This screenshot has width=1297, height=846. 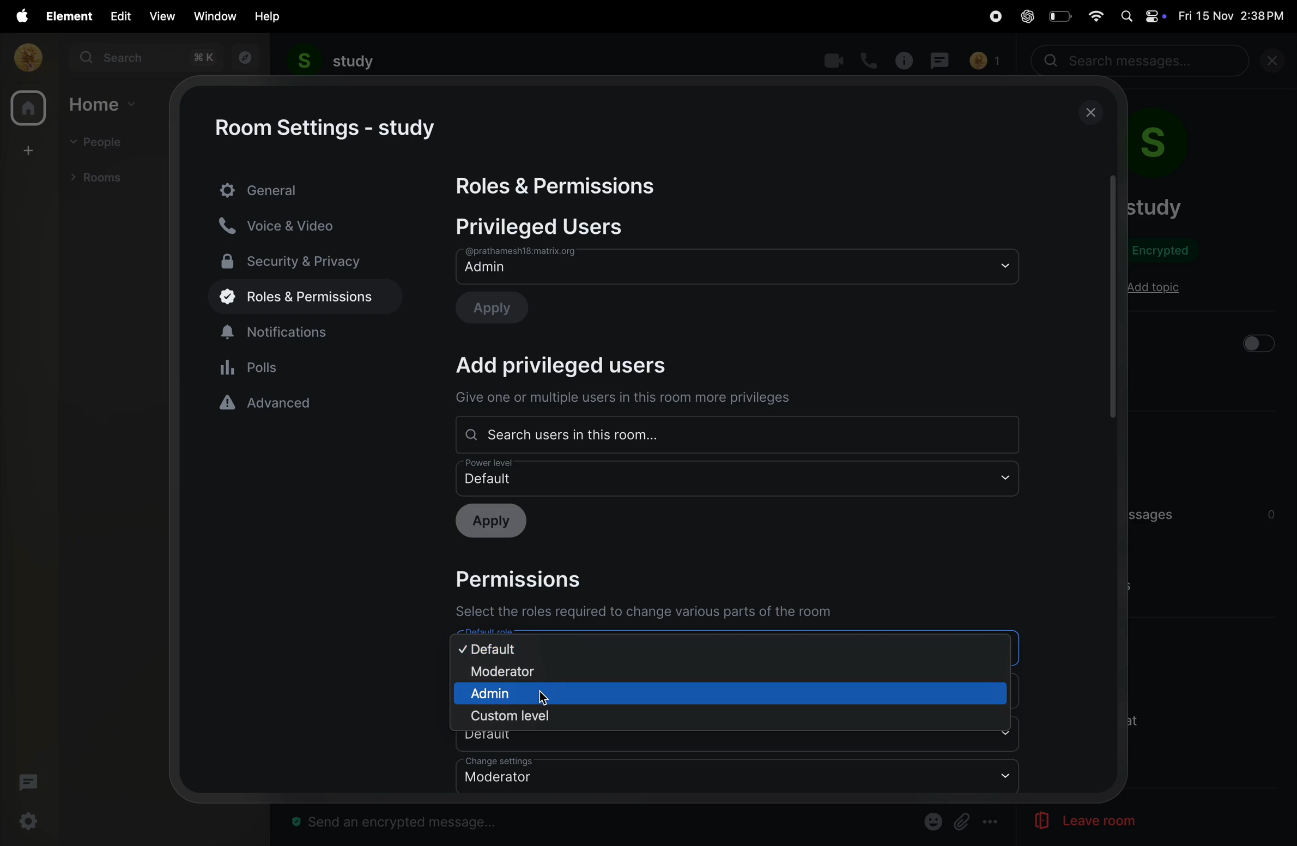 What do you see at coordinates (515, 694) in the screenshot?
I see `admin` at bounding box center [515, 694].